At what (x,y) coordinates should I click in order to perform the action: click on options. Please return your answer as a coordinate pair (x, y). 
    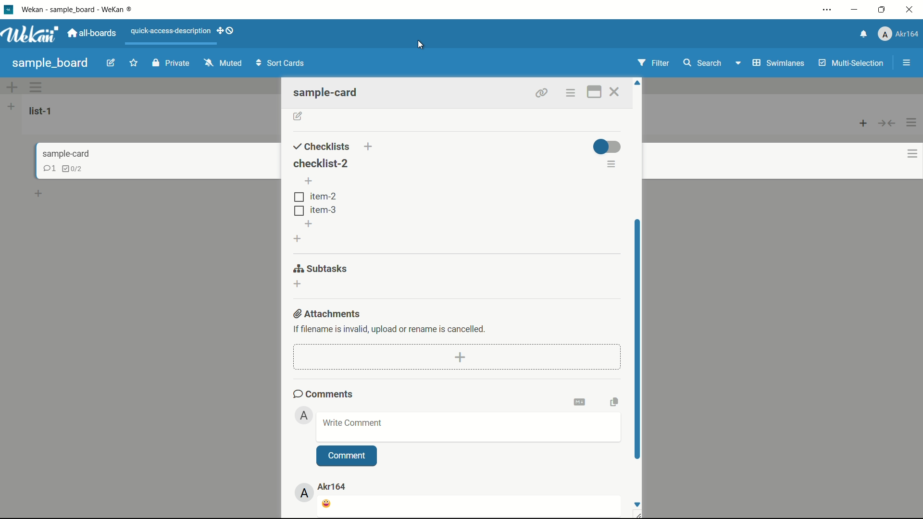
    Looking at the image, I should click on (571, 93).